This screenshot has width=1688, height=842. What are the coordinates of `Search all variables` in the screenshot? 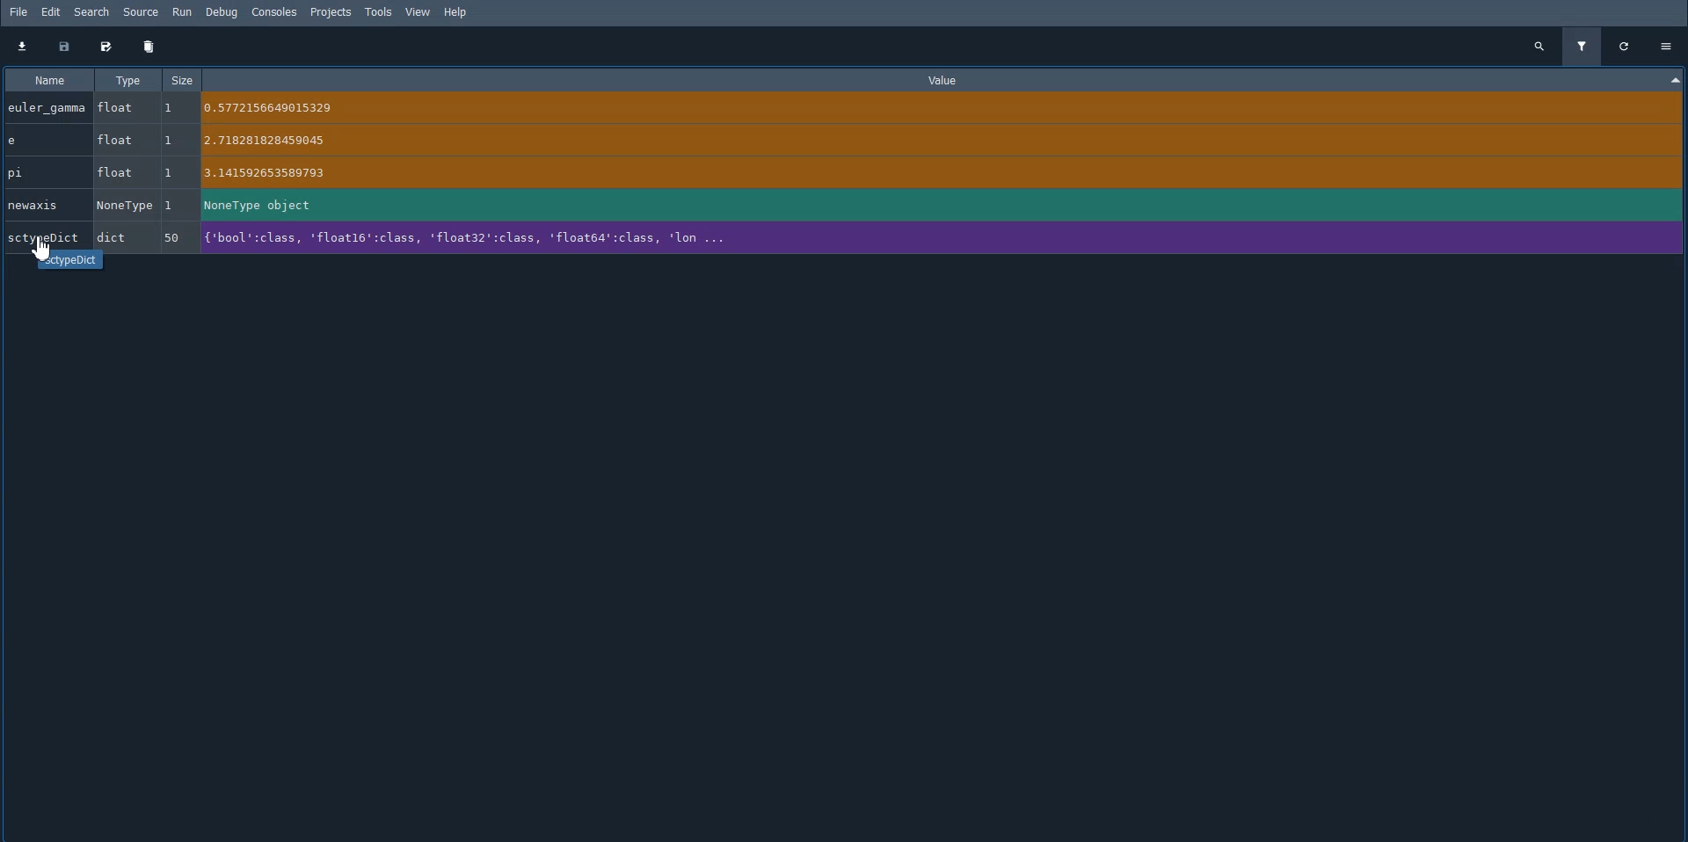 It's located at (1539, 46).